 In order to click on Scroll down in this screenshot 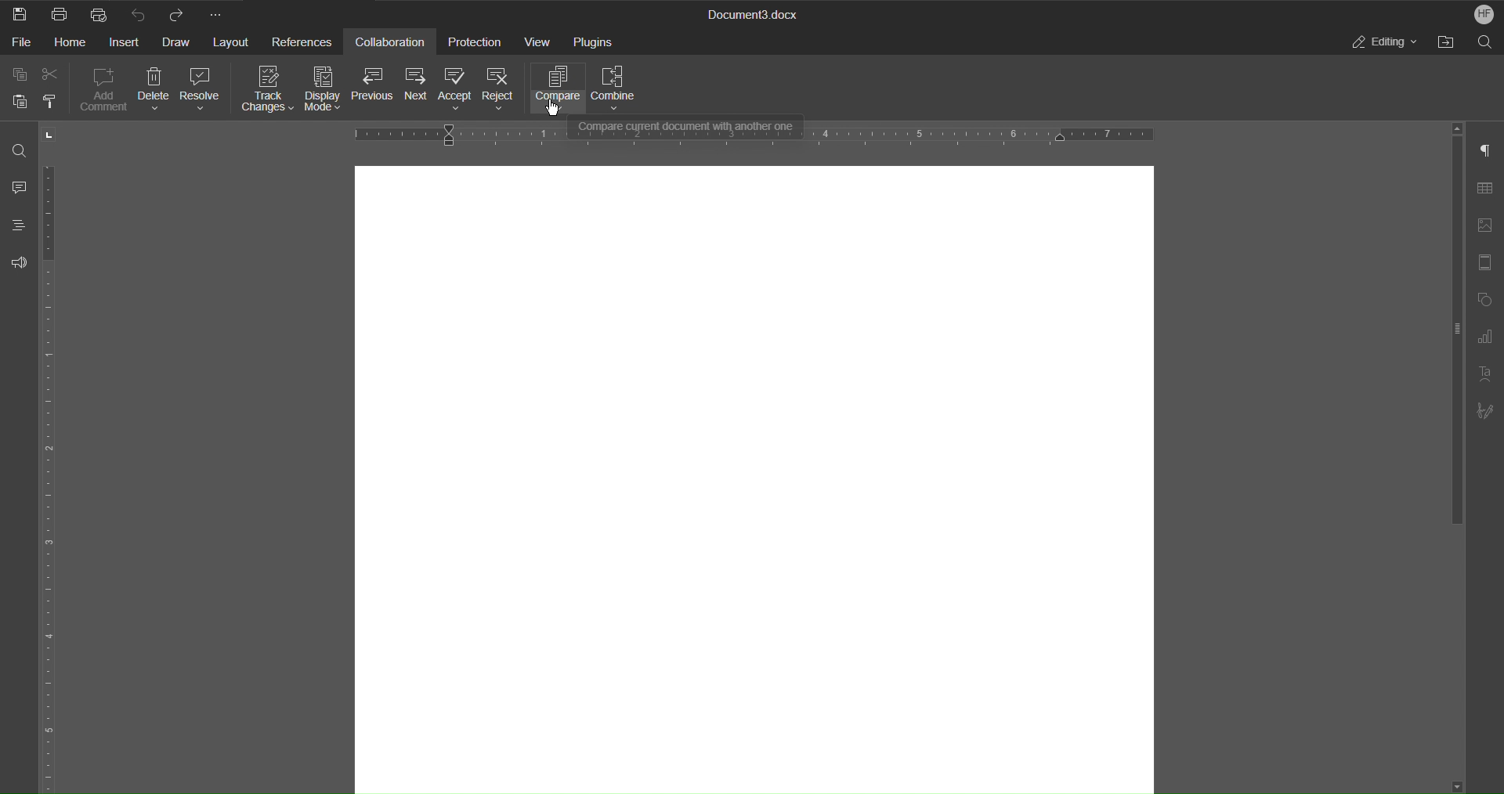, I will do `click(1458, 784)`.